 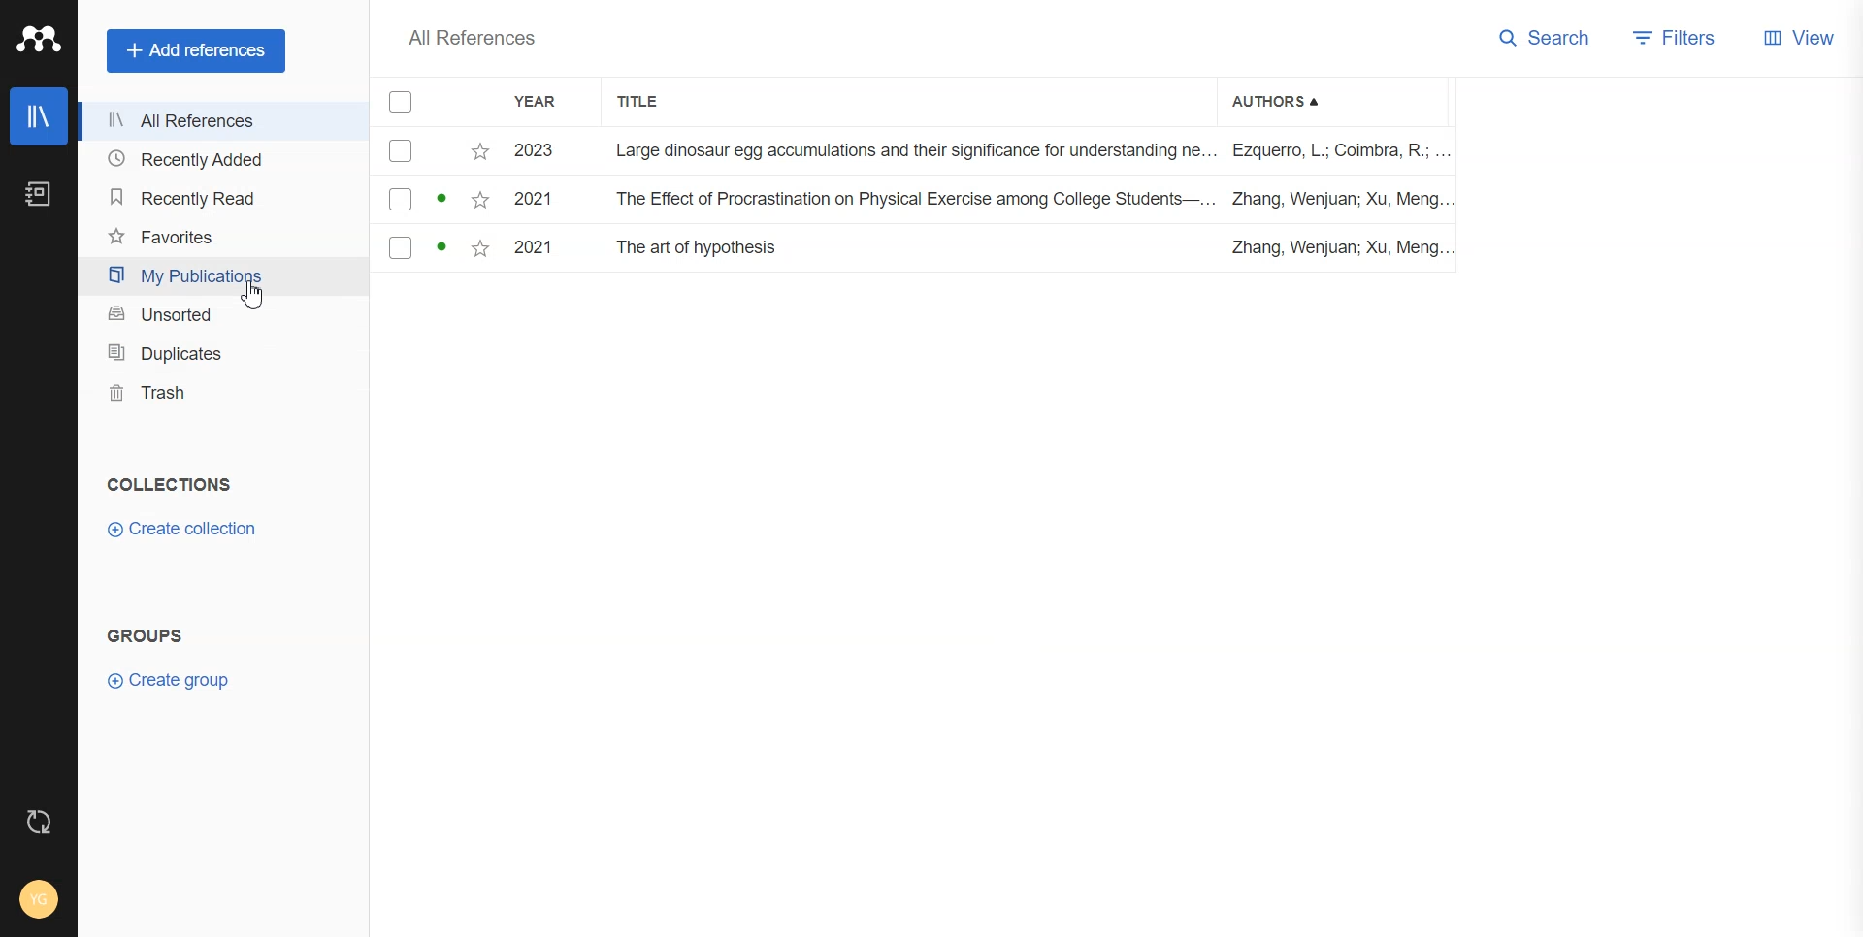 I want to click on All References, so click(x=477, y=41).